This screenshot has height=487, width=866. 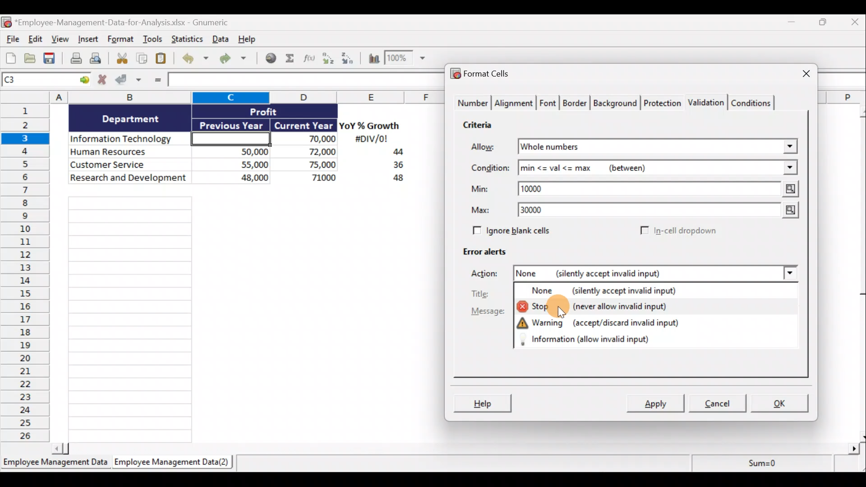 I want to click on Cell C3, so click(x=228, y=138).